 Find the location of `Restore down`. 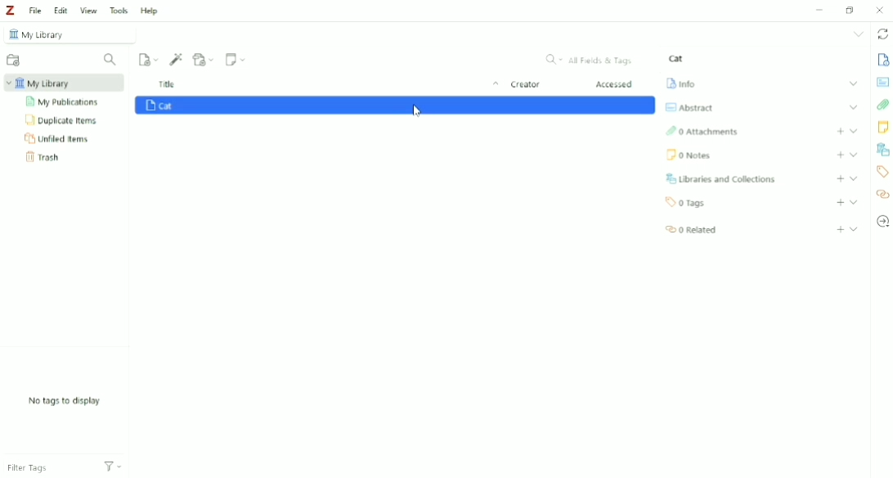

Restore down is located at coordinates (852, 9).